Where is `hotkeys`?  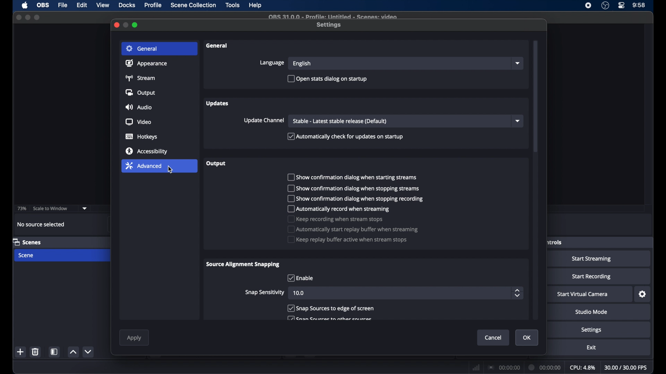 hotkeys is located at coordinates (142, 137).